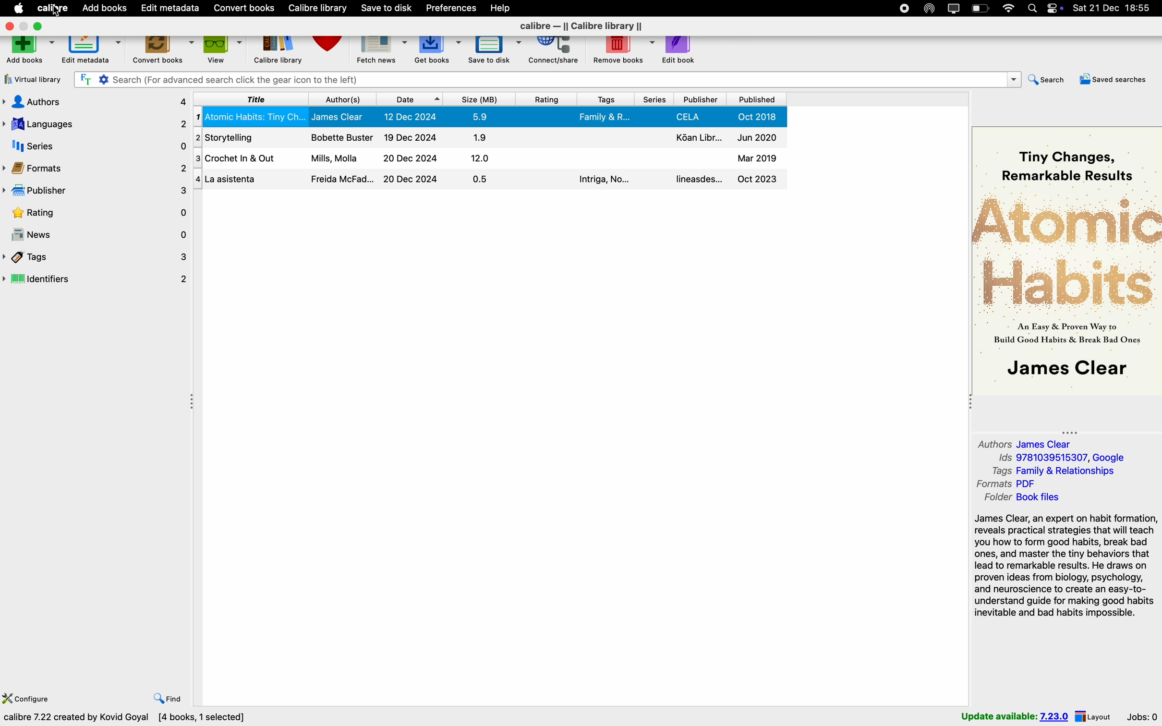 This screenshot has width=1162, height=726. Describe the element at coordinates (1045, 81) in the screenshot. I see `search` at that location.